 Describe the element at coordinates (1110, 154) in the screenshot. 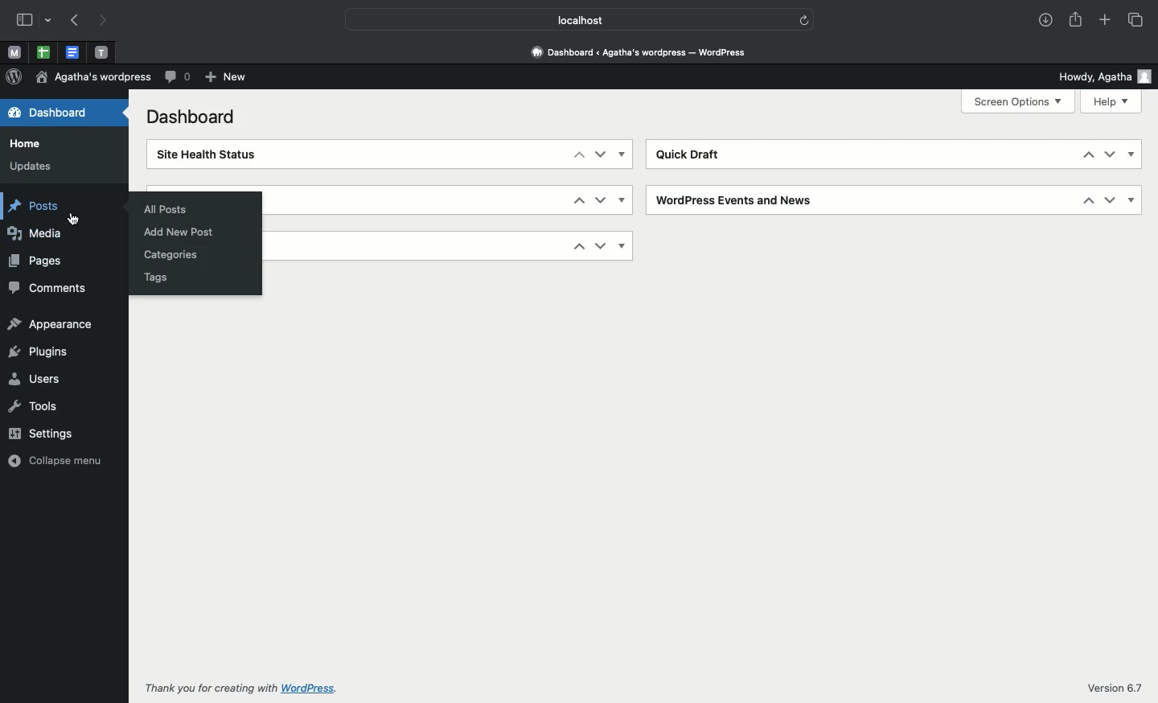

I see `Down` at that location.